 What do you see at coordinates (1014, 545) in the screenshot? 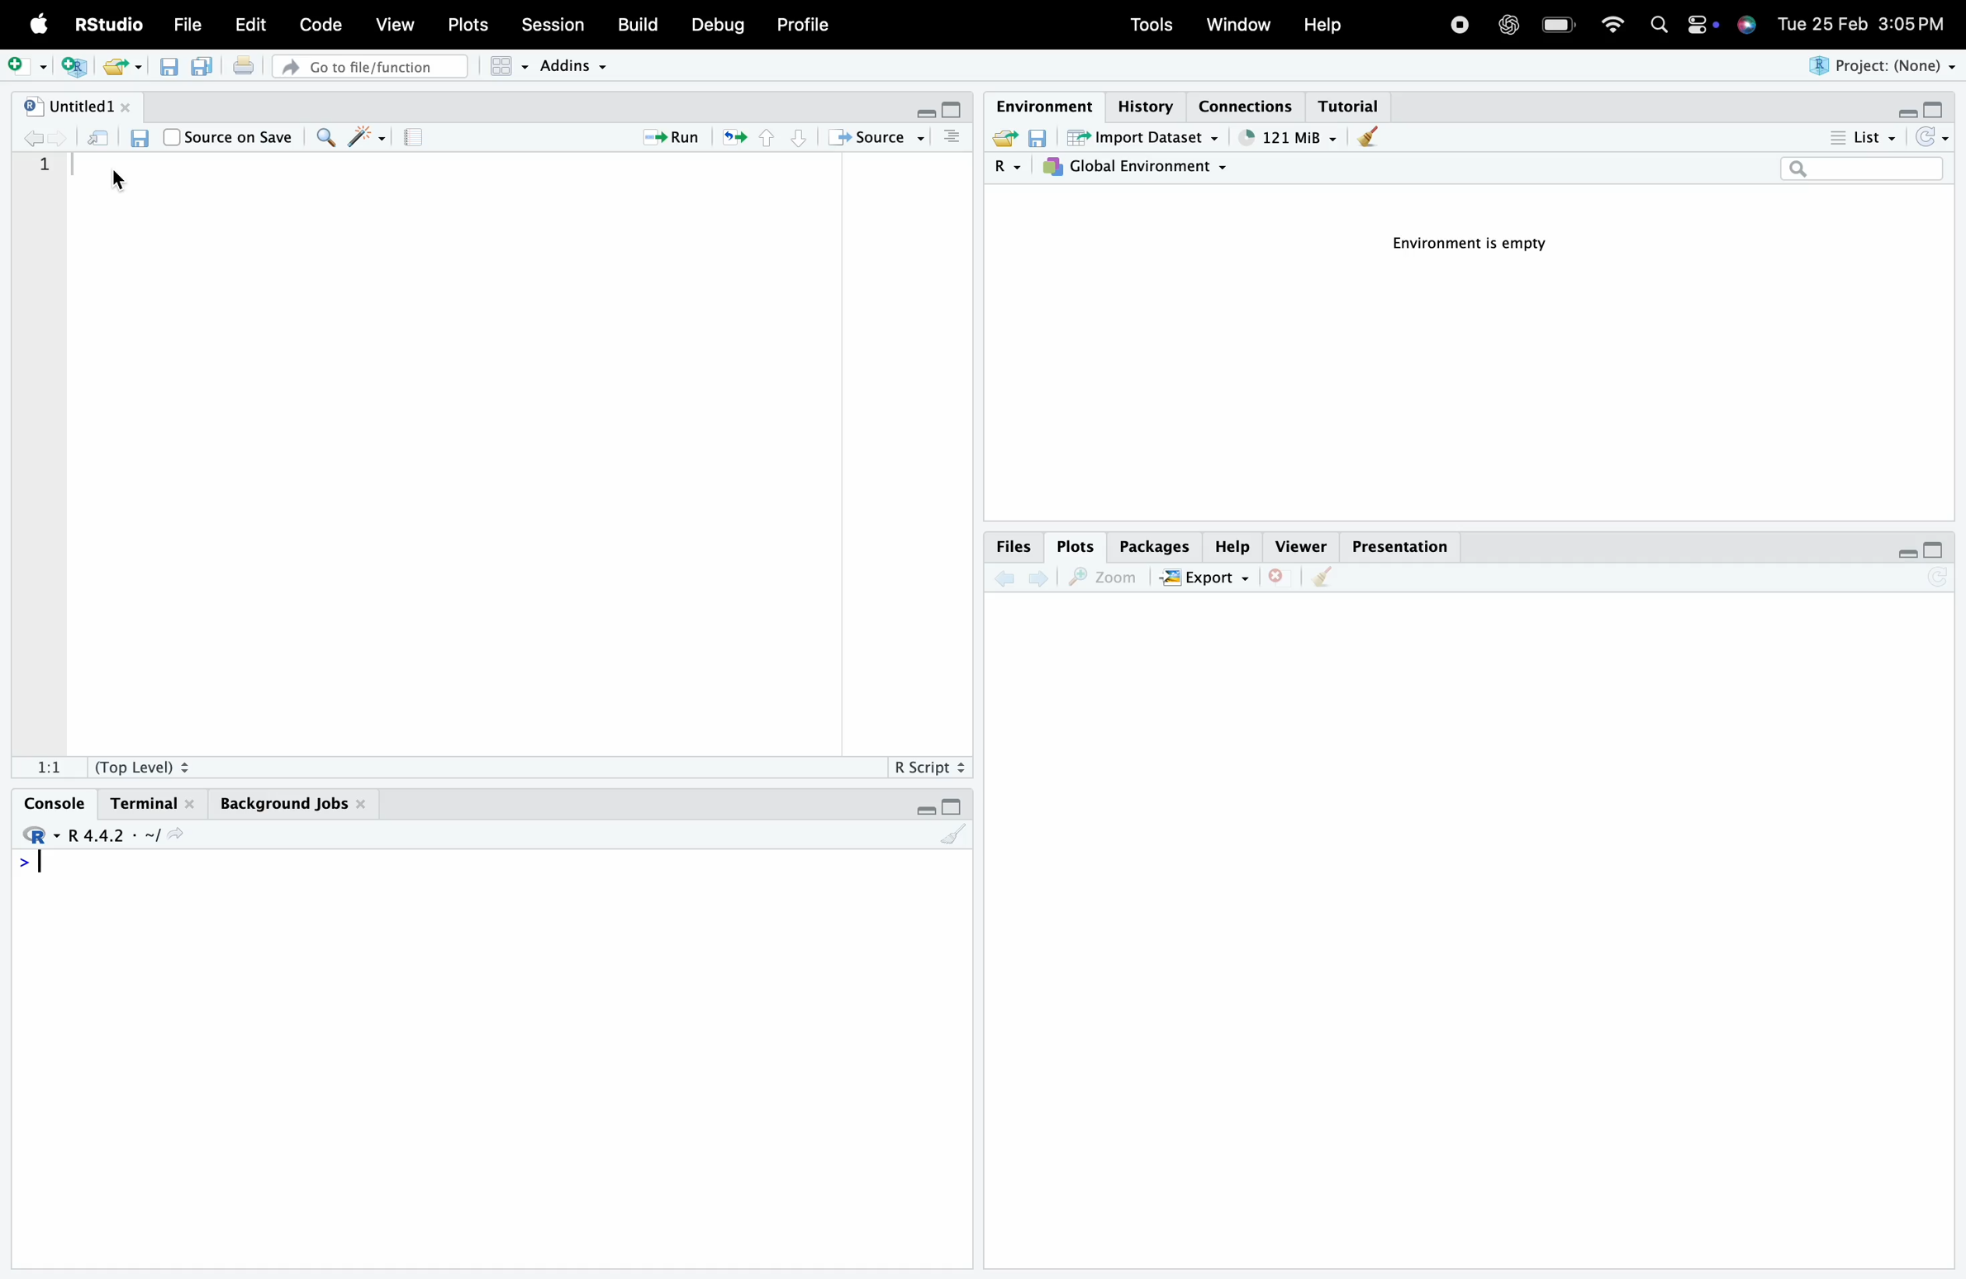
I see `Files` at bounding box center [1014, 545].